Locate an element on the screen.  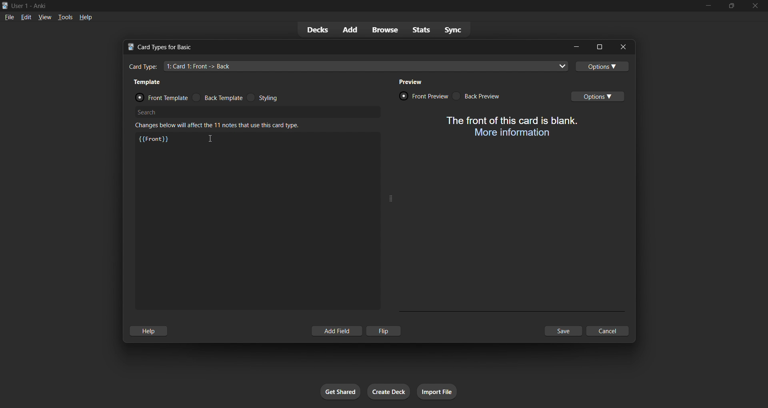
browse is located at coordinates (382, 30).